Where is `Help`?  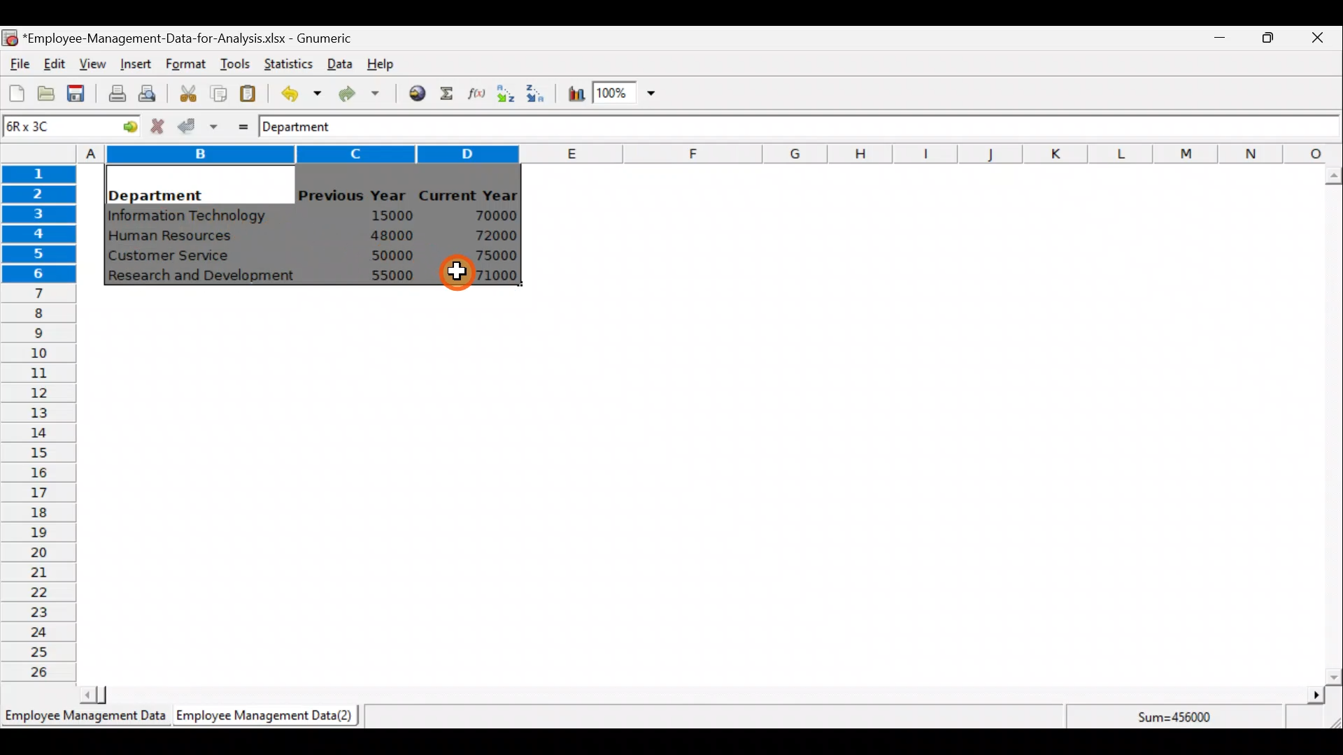
Help is located at coordinates (389, 63).